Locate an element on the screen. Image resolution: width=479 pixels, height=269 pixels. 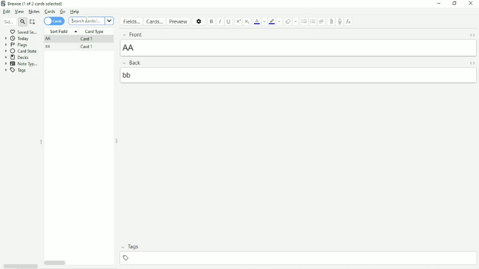
Help is located at coordinates (75, 12).